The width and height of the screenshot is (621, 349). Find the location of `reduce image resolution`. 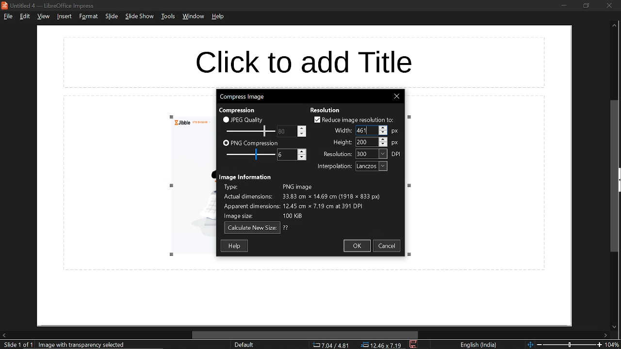

reduce image resolution is located at coordinates (359, 120).